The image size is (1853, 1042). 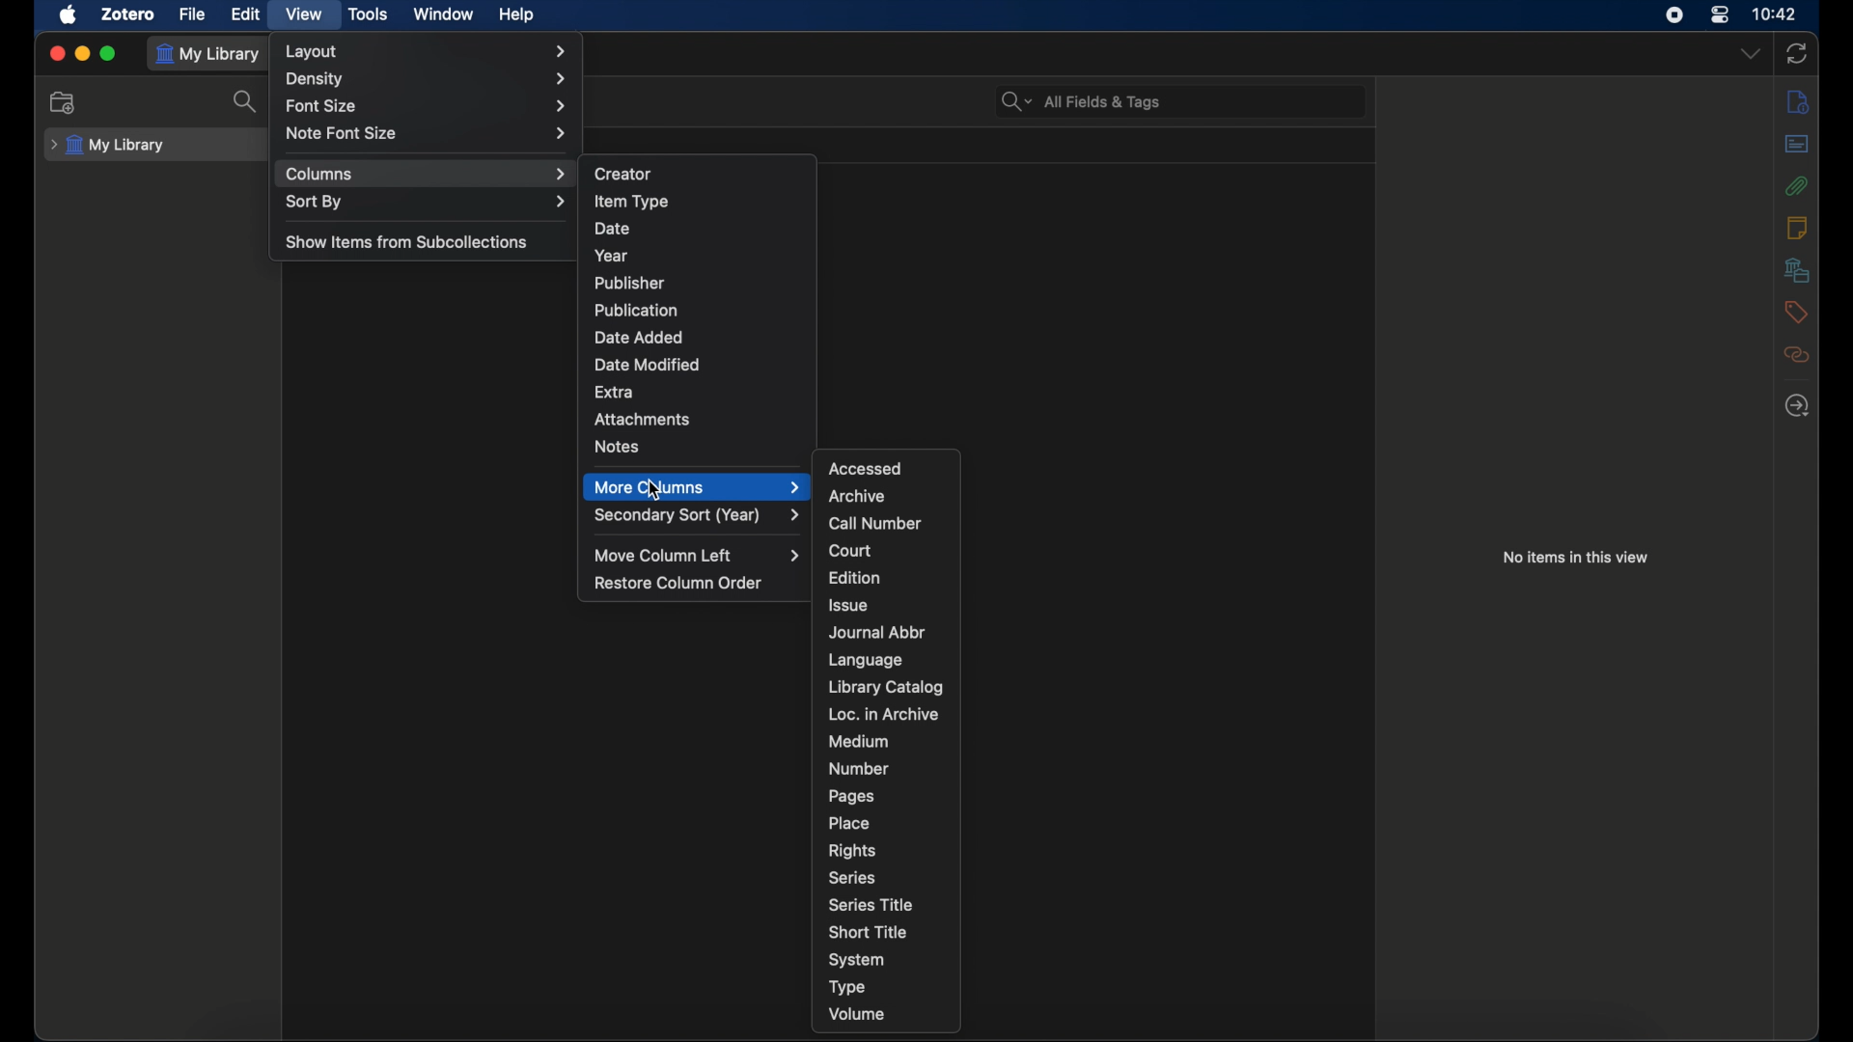 What do you see at coordinates (699, 515) in the screenshot?
I see `secondary sort` at bounding box center [699, 515].